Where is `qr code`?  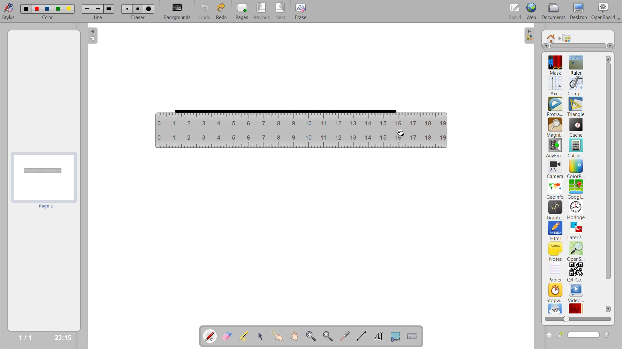
qr code is located at coordinates (576, 272).